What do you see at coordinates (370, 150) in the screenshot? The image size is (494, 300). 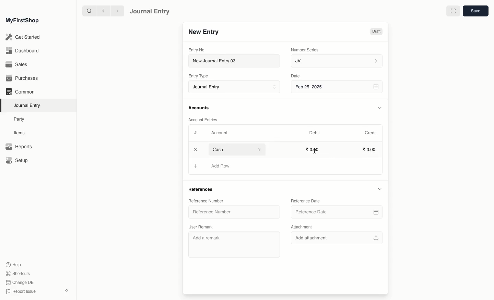 I see `0.00` at bounding box center [370, 150].